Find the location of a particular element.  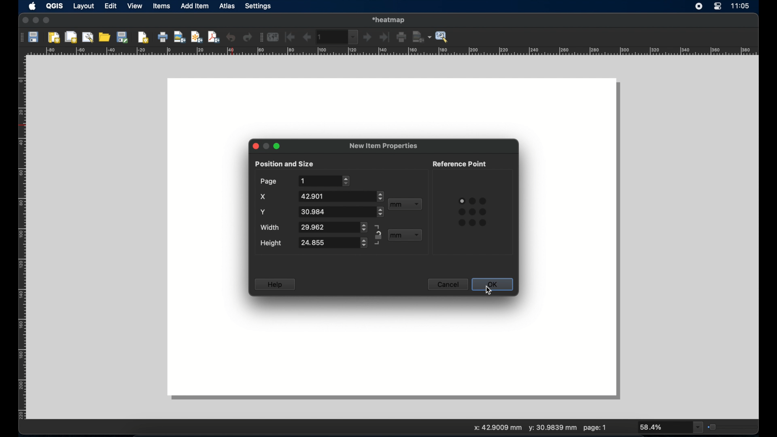

blank layout is located at coordinates (207, 226).